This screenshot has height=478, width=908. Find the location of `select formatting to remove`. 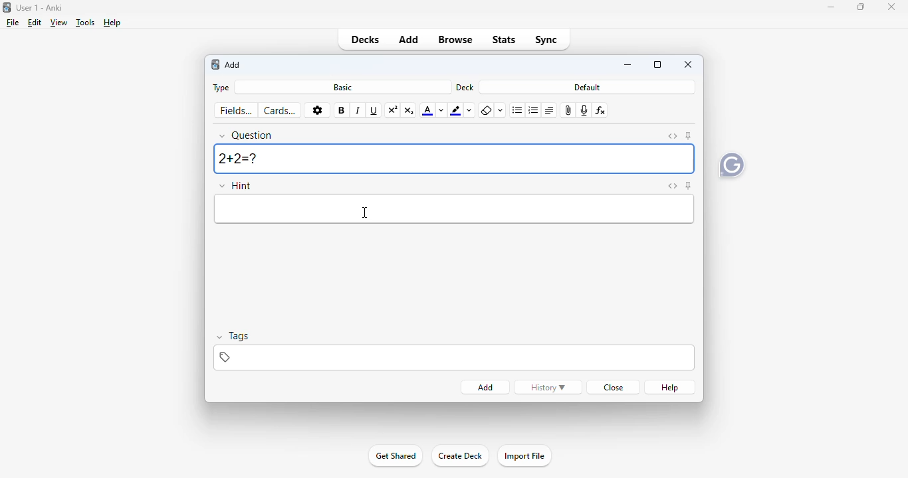

select formatting to remove is located at coordinates (501, 111).